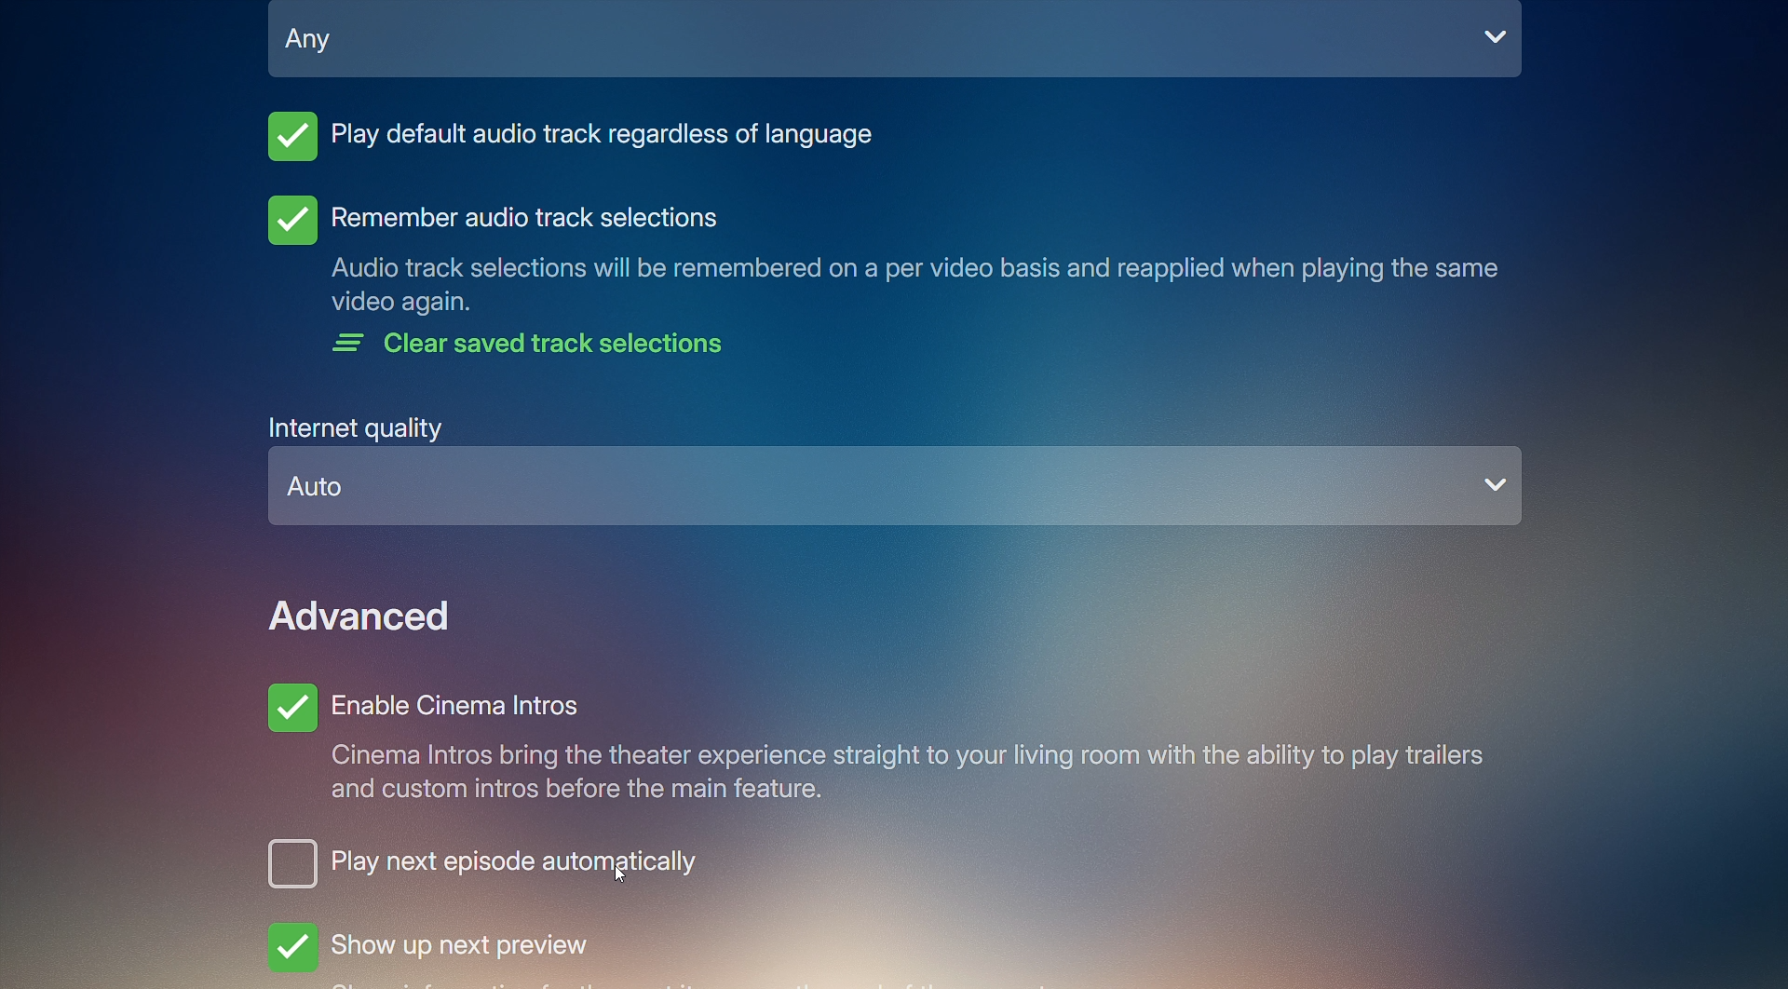 The height and width of the screenshot is (989, 1788). Describe the element at coordinates (898, 474) in the screenshot. I see `Internet Quality - Auto` at that location.